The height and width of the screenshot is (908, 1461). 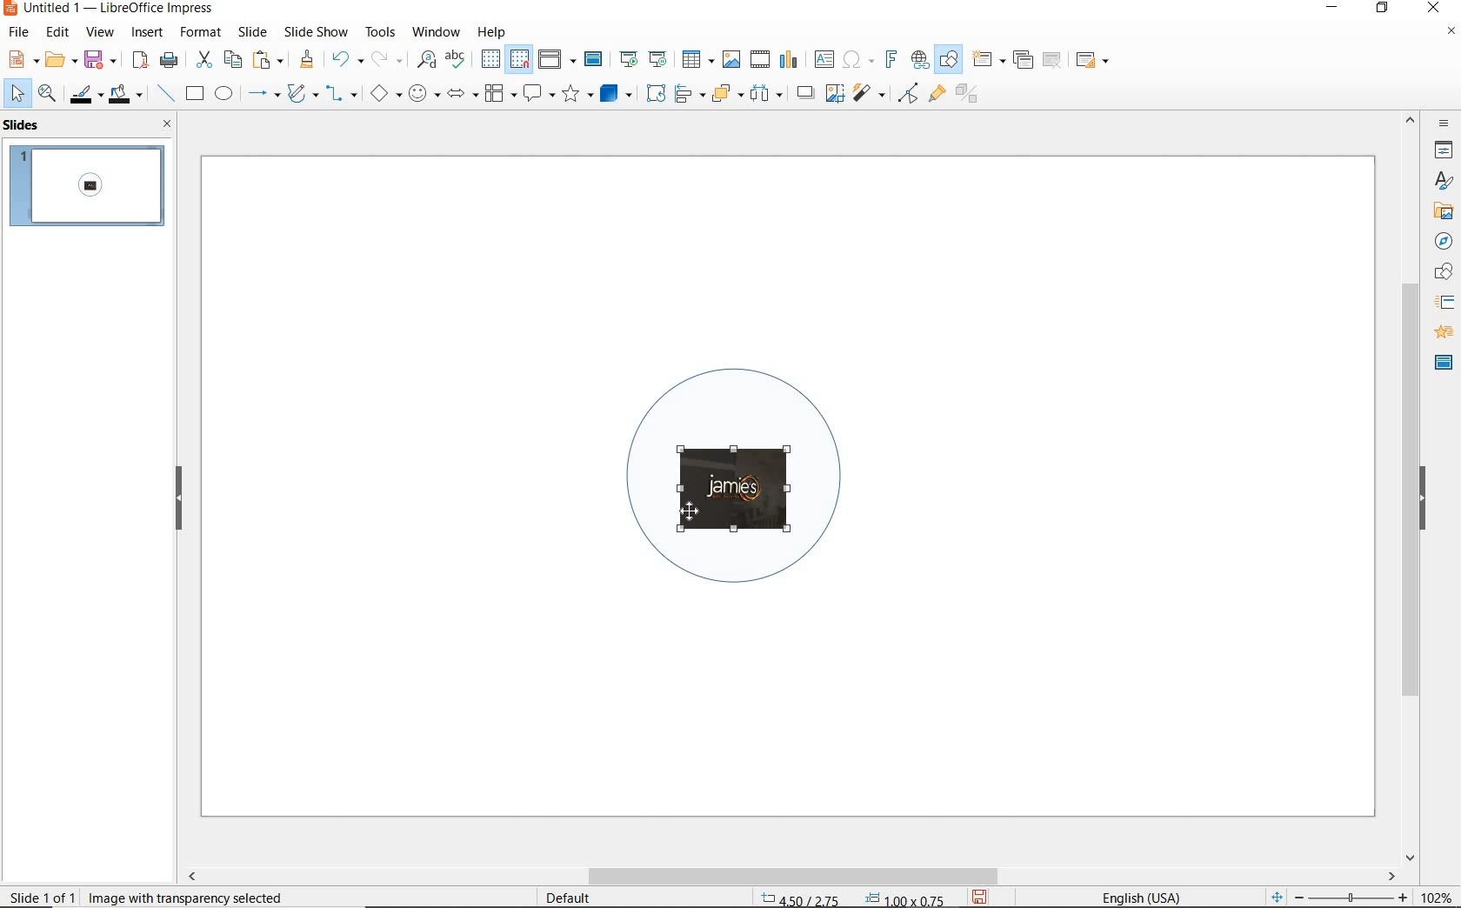 I want to click on symbol shapes, so click(x=424, y=93).